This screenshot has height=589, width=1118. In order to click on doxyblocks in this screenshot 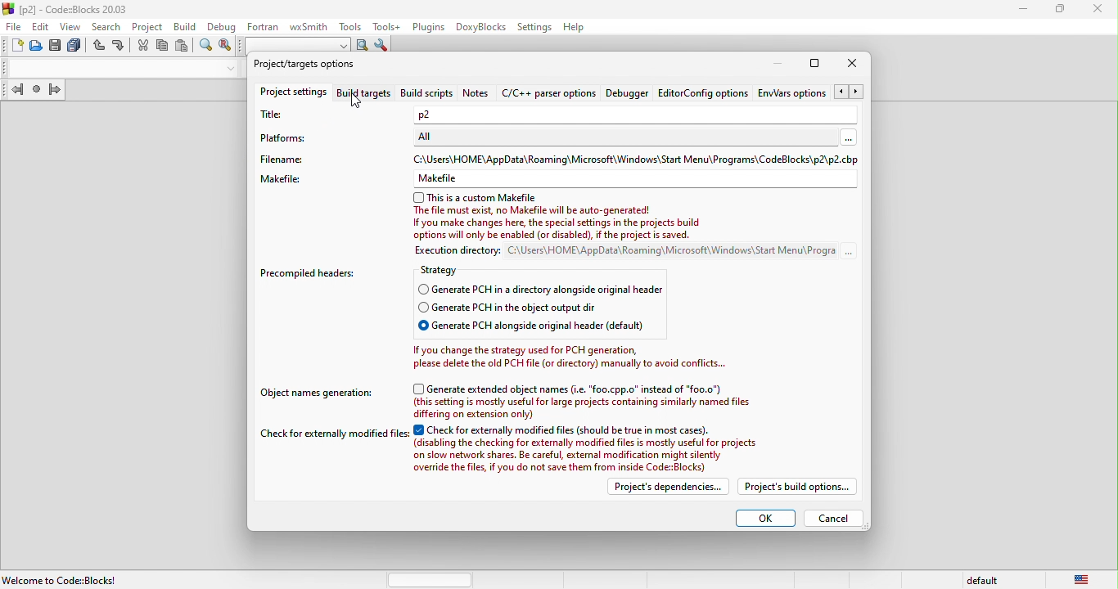, I will do `click(478, 27)`.